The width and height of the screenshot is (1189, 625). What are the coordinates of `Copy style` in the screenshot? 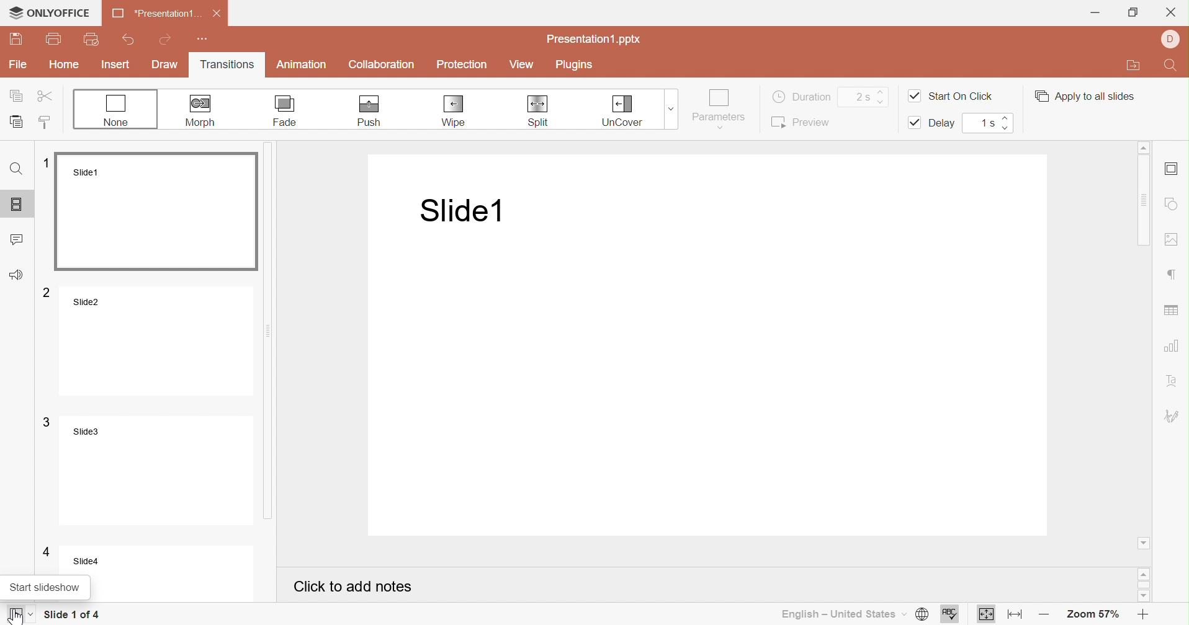 It's located at (46, 123).